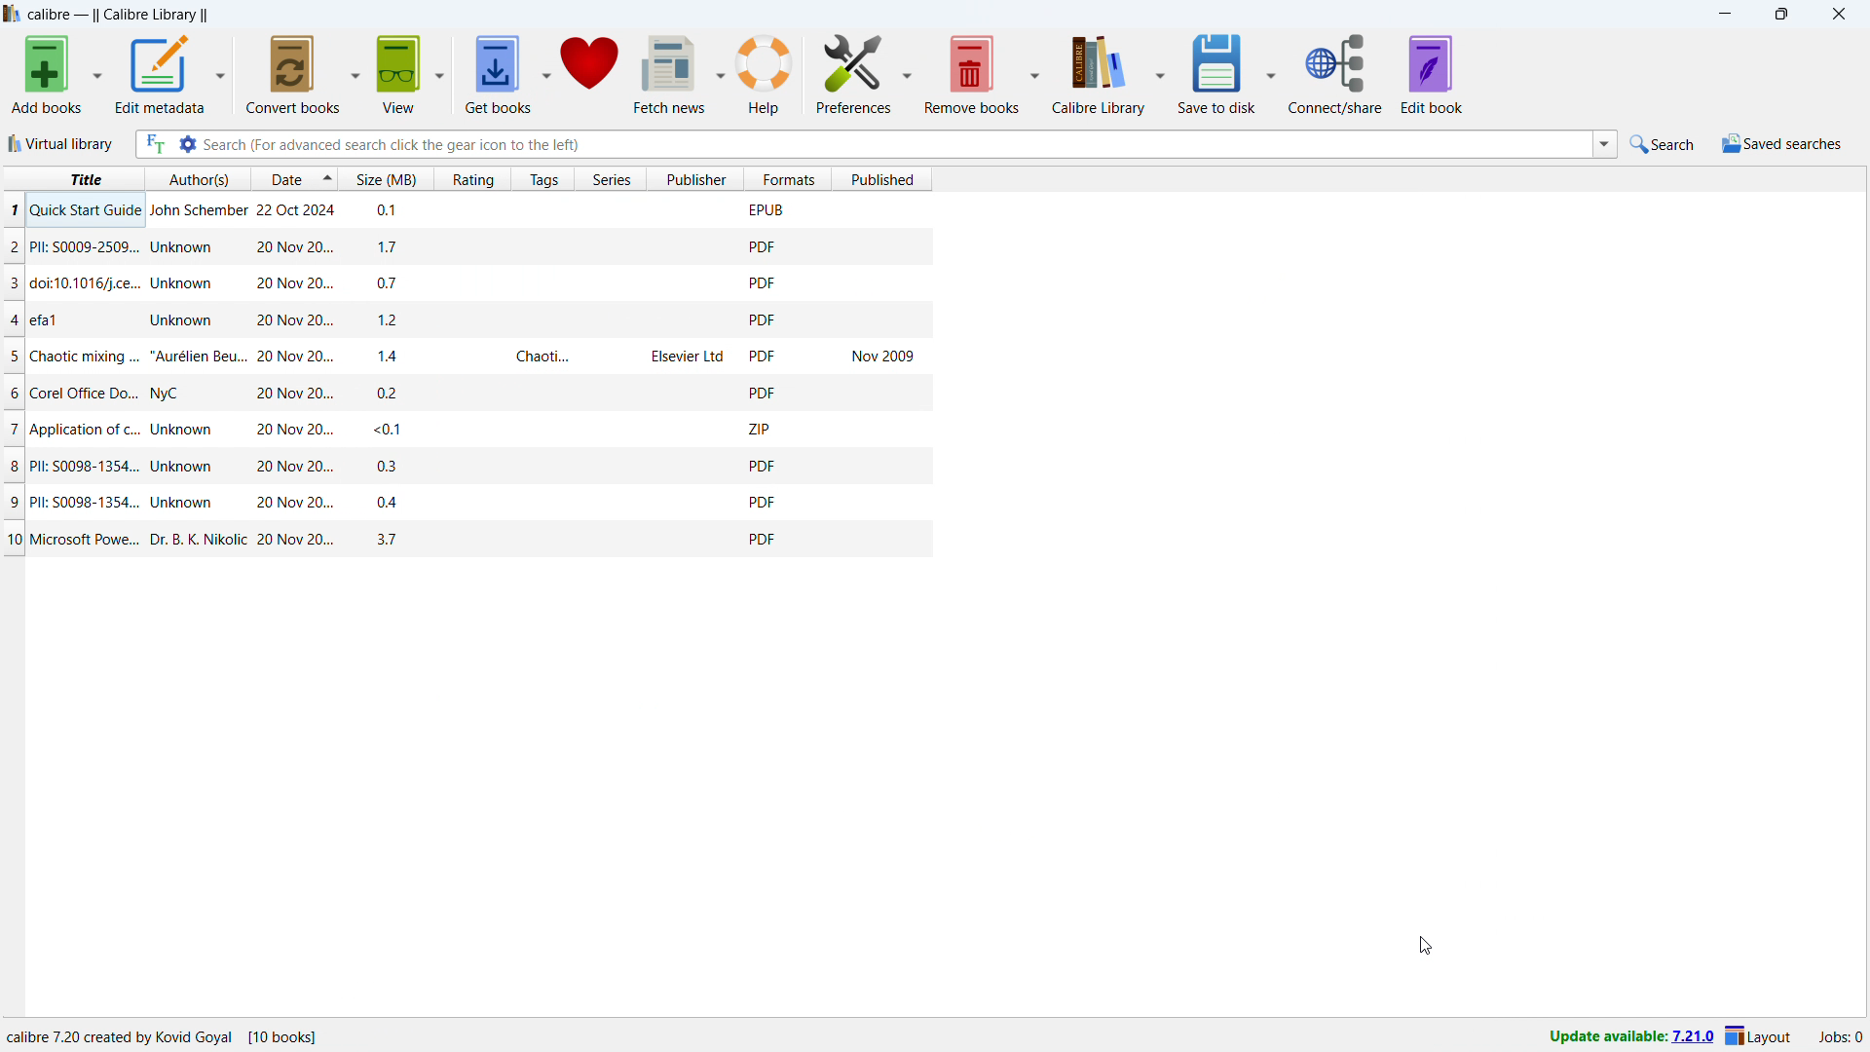 The width and height of the screenshot is (1870, 1052). I want to click on virtual library, so click(61, 144).